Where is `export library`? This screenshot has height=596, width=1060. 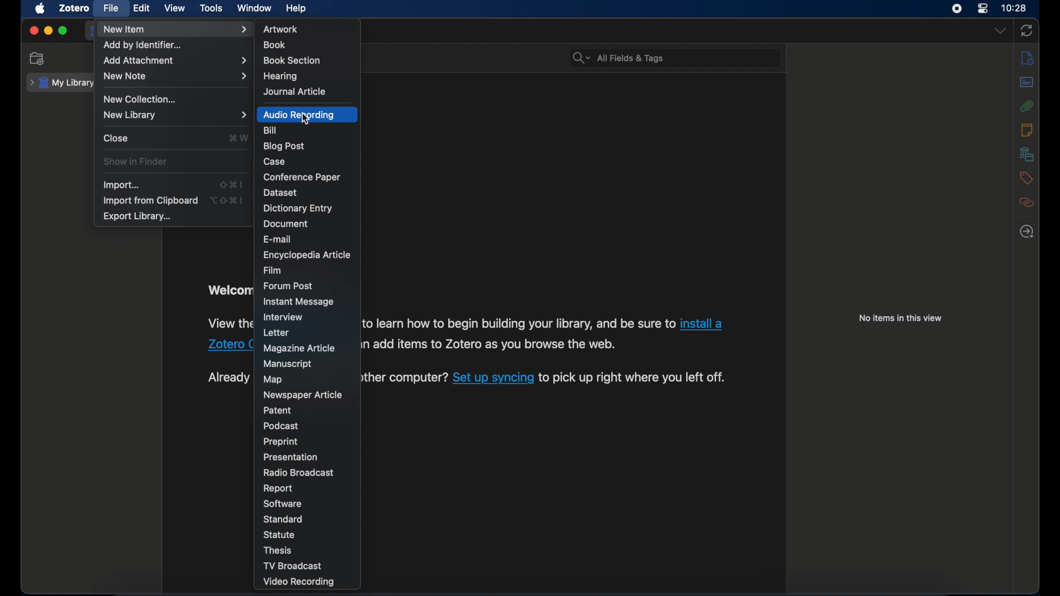
export library is located at coordinates (137, 216).